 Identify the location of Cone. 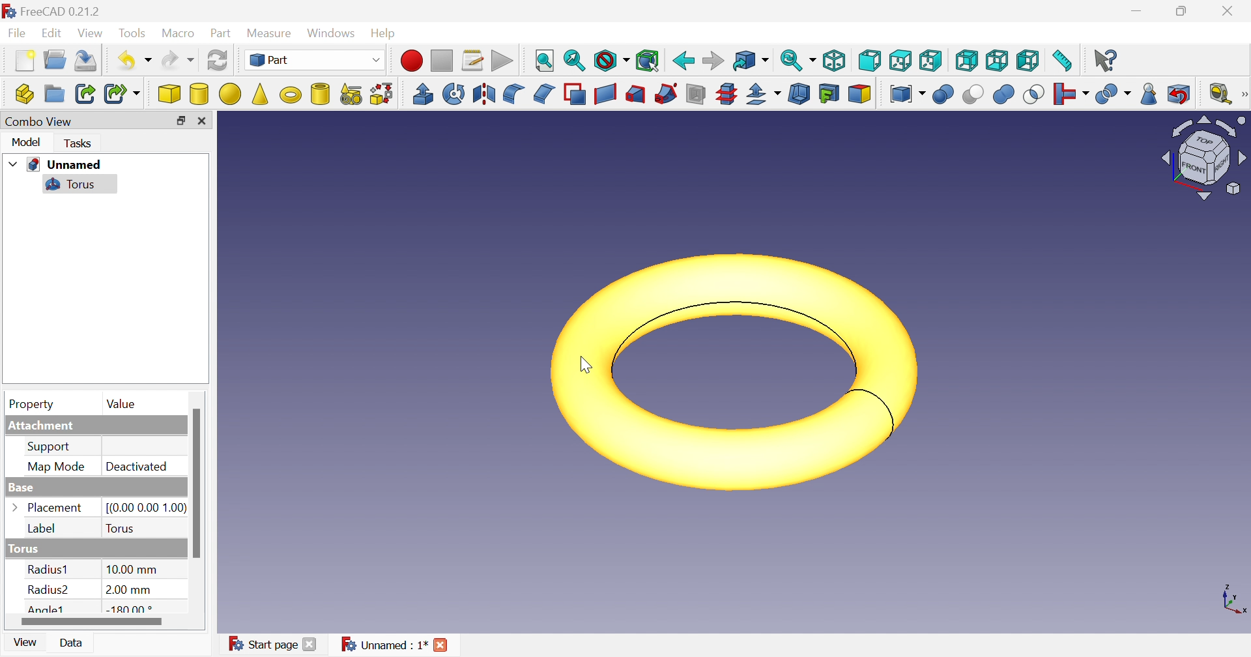
(260, 95).